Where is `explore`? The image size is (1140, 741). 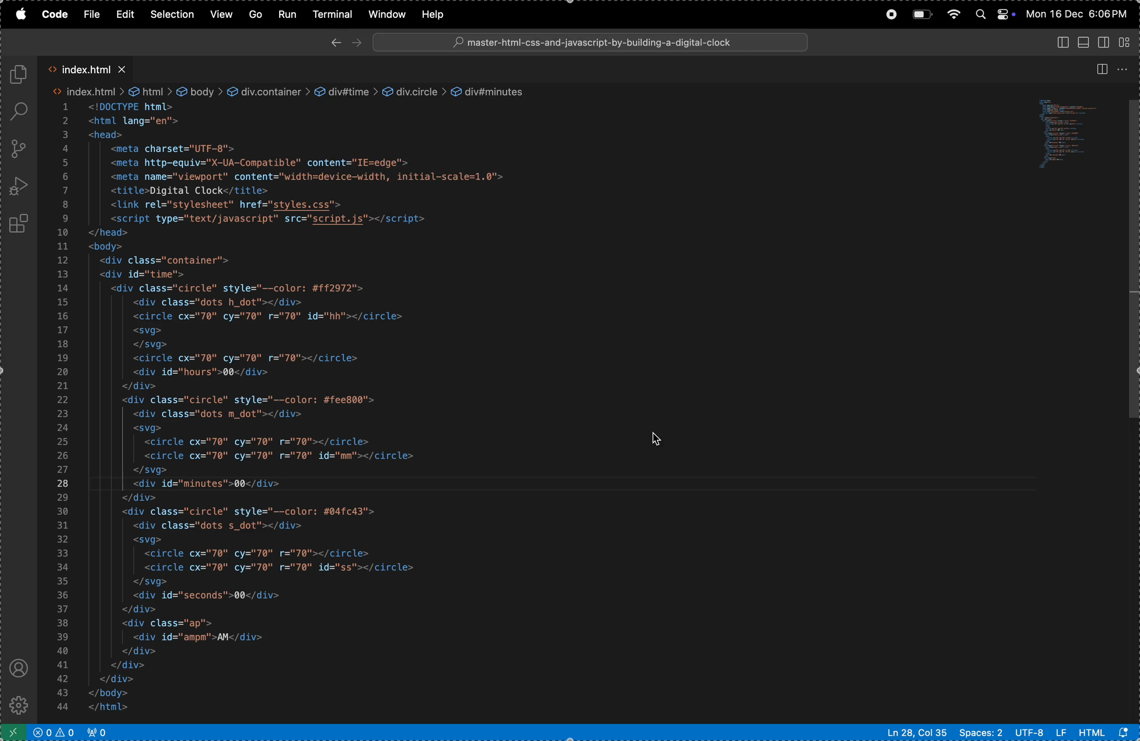 explore is located at coordinates (22, 77).